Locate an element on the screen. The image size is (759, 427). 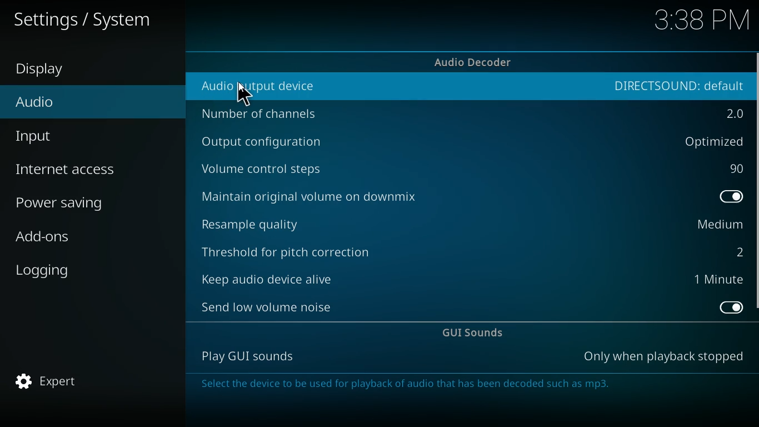
threshold for pitch correction is located at coordinates (293, 249).